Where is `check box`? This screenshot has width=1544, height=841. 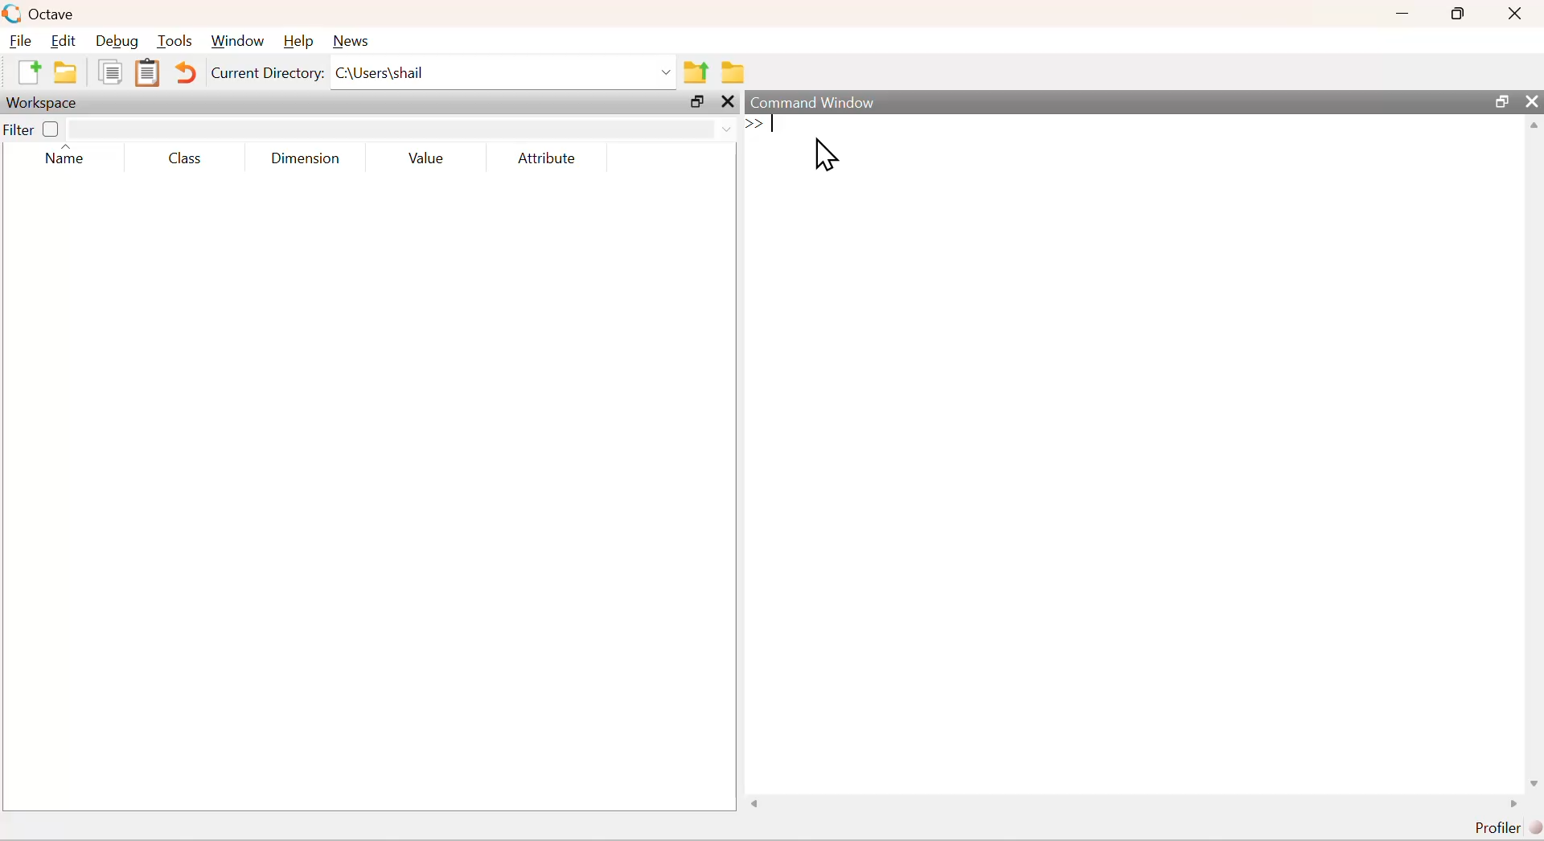 check box is located at coordinates (52, 129).